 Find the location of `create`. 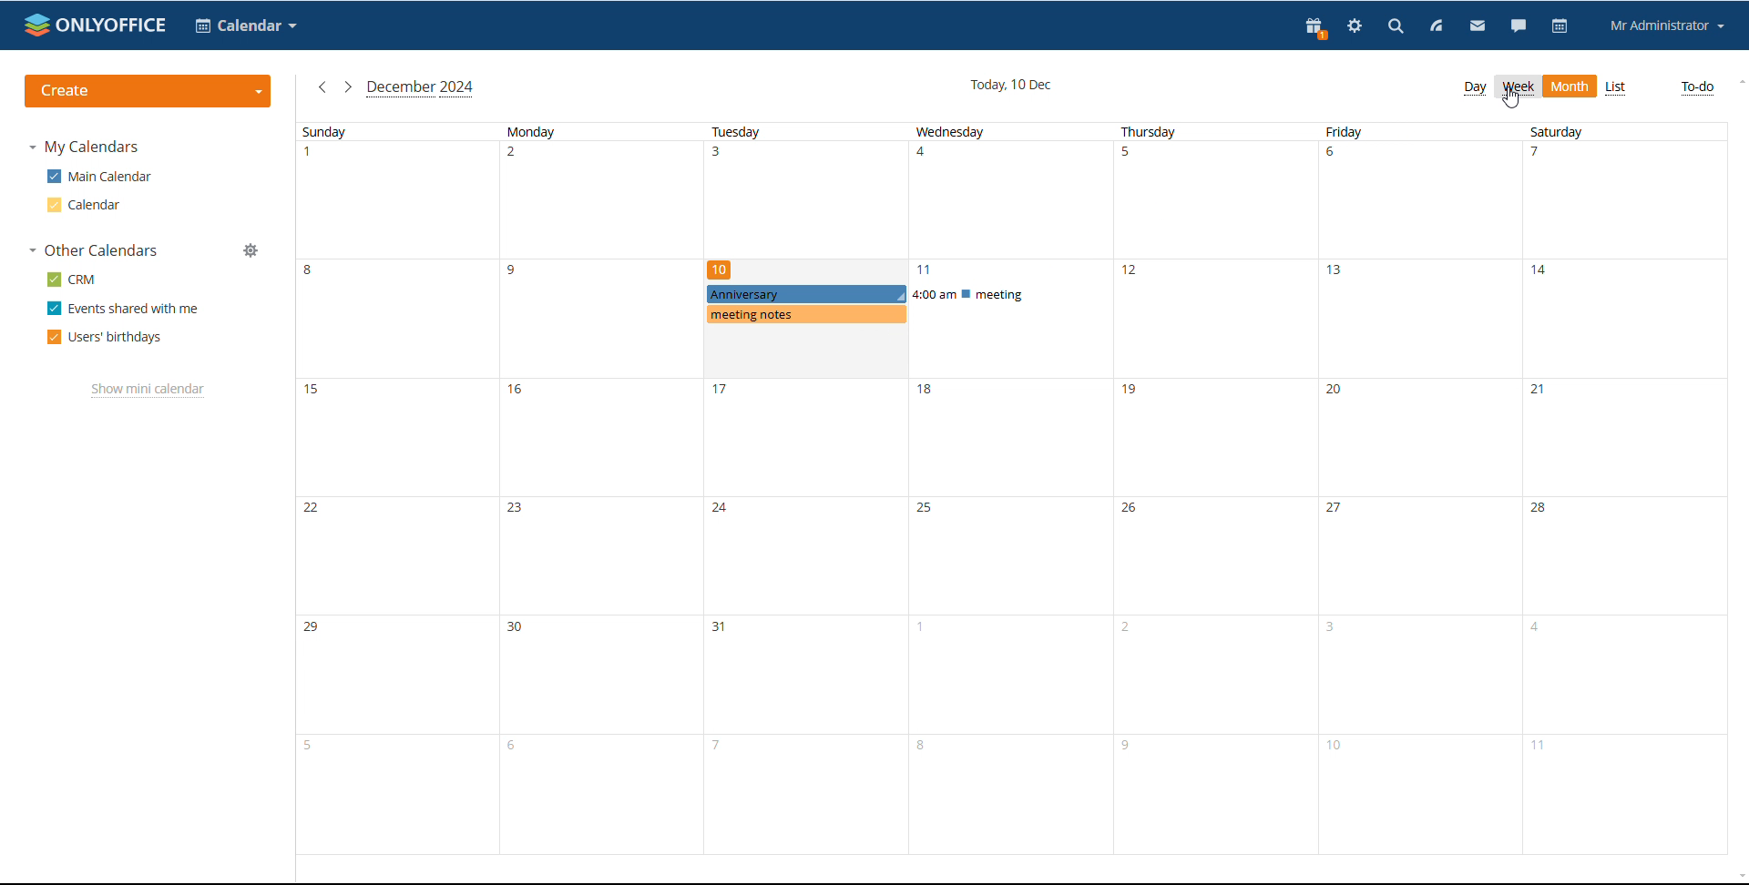

create is located at coordinates (148, 91).